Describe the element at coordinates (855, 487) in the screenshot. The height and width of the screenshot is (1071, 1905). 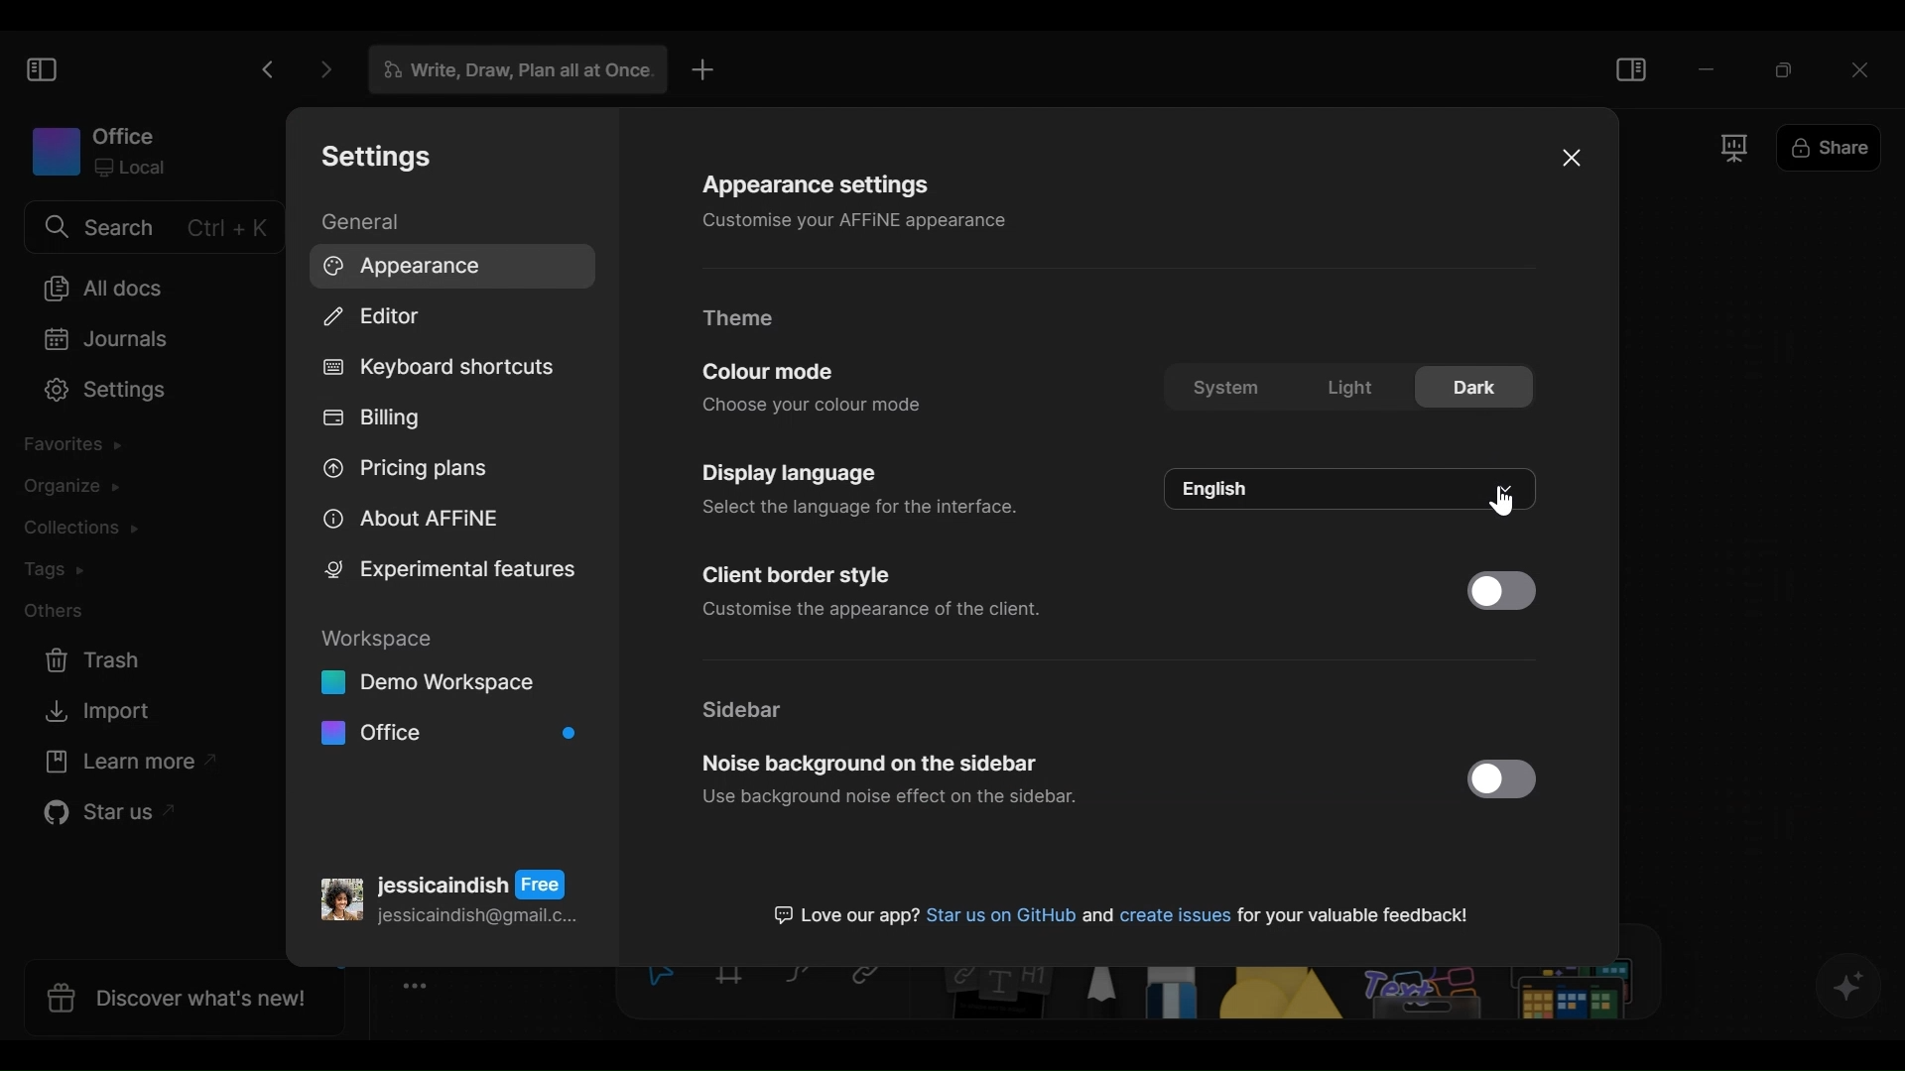
I see `Display settings` at that location.